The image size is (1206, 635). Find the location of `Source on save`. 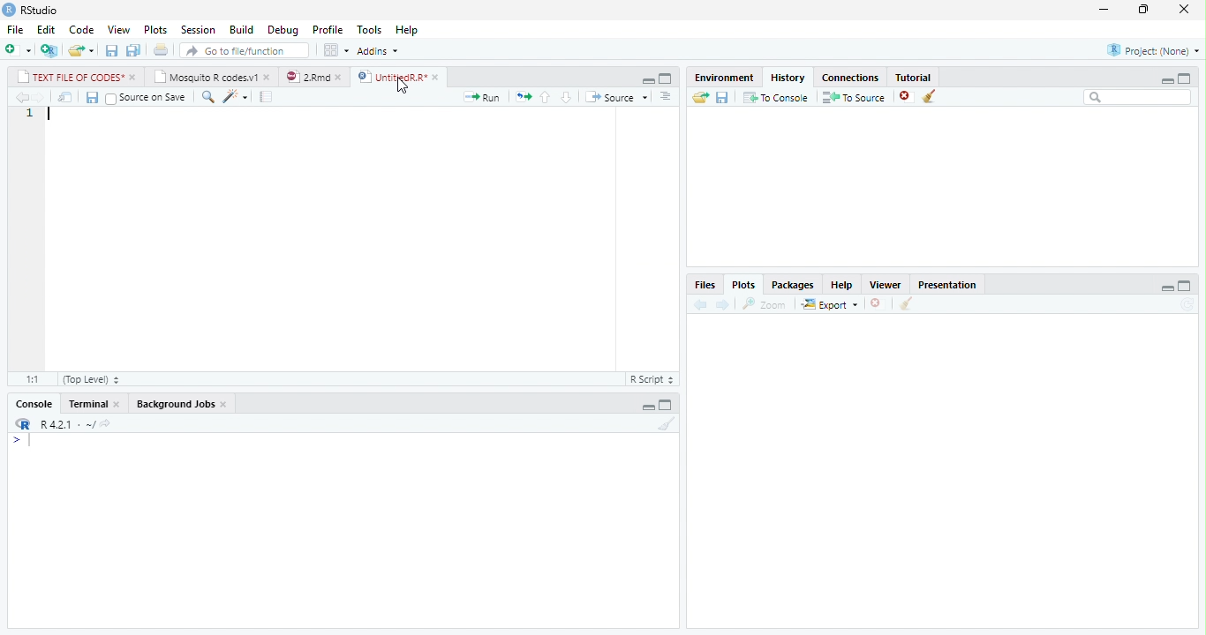

Source on save is located at coordinates (147, 98).